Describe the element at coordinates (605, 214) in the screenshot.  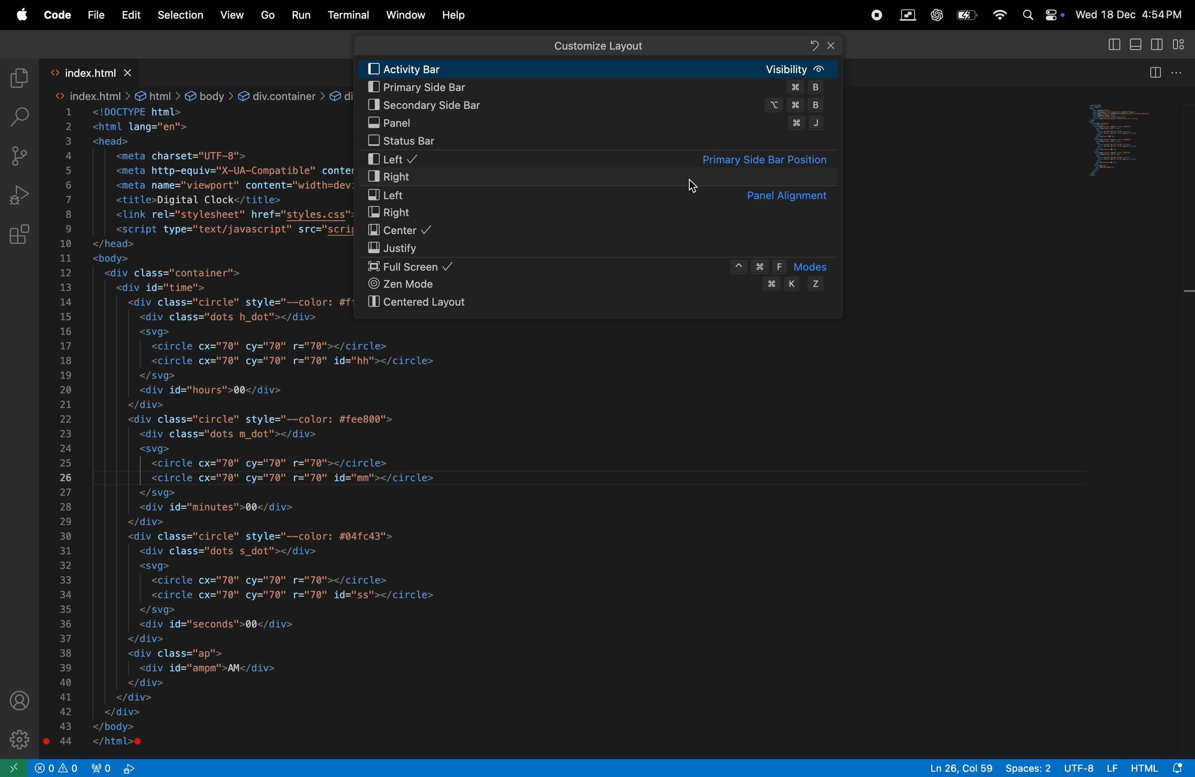
I see `right` at that location.